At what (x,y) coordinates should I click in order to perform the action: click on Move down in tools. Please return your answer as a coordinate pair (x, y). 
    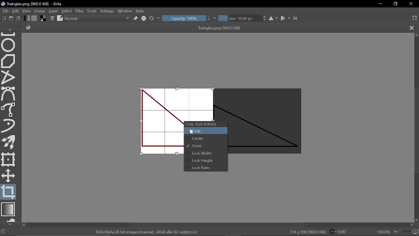
    Looking at the image, I should click on (9, 225).